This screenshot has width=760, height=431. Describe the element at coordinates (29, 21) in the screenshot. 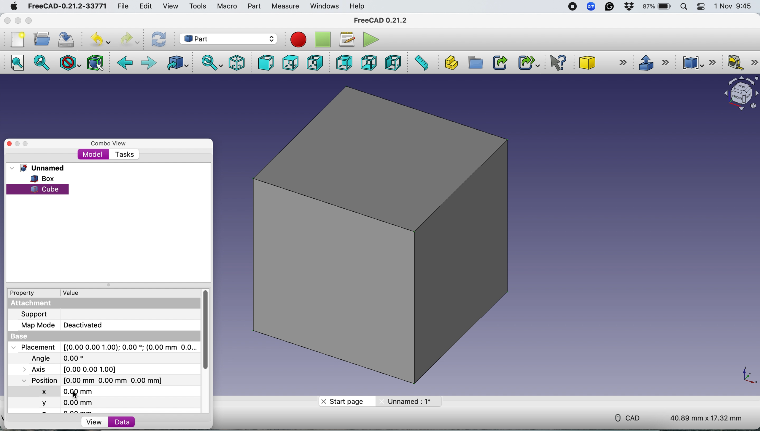

I see `Maximise` at that location.